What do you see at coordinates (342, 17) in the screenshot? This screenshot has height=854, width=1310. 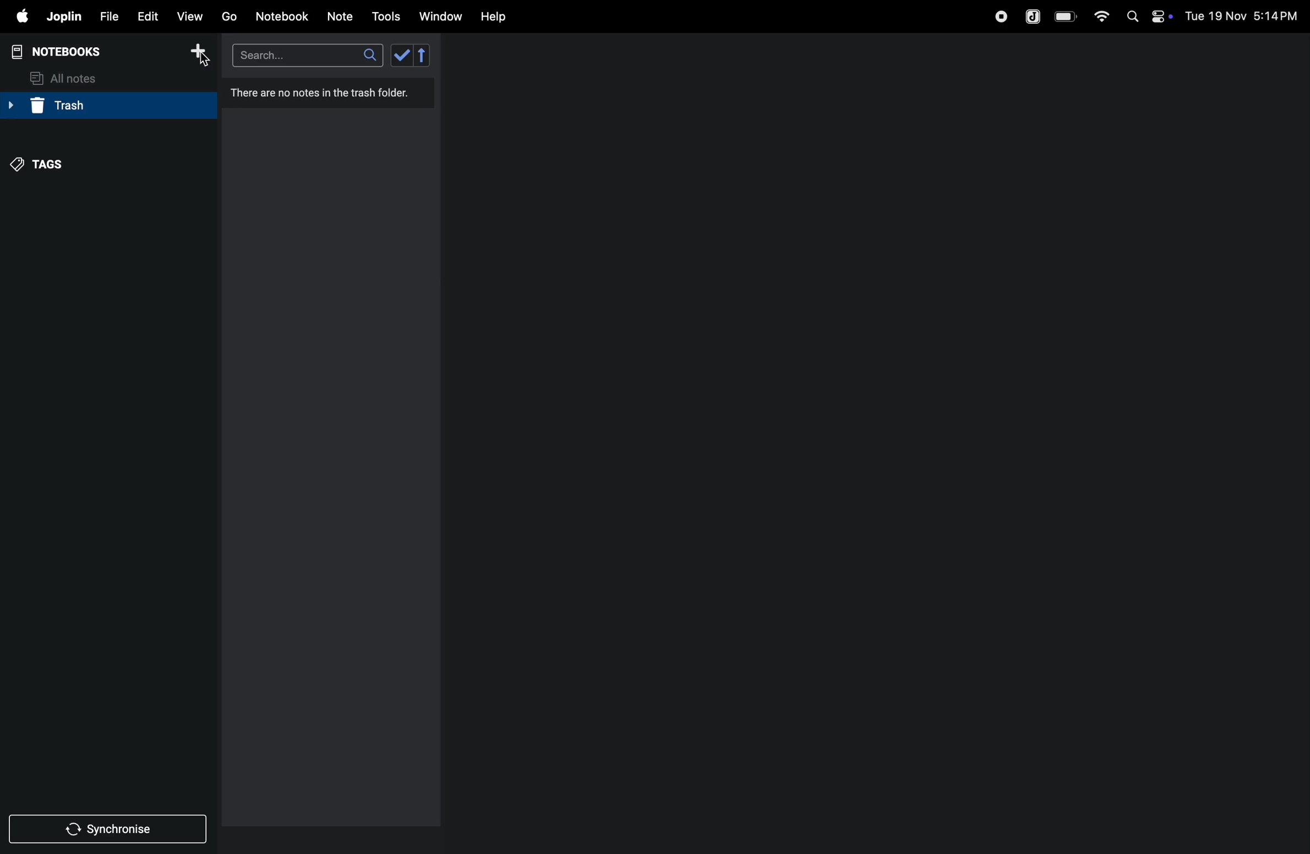 I see `note` at bounding box center [342, 17].